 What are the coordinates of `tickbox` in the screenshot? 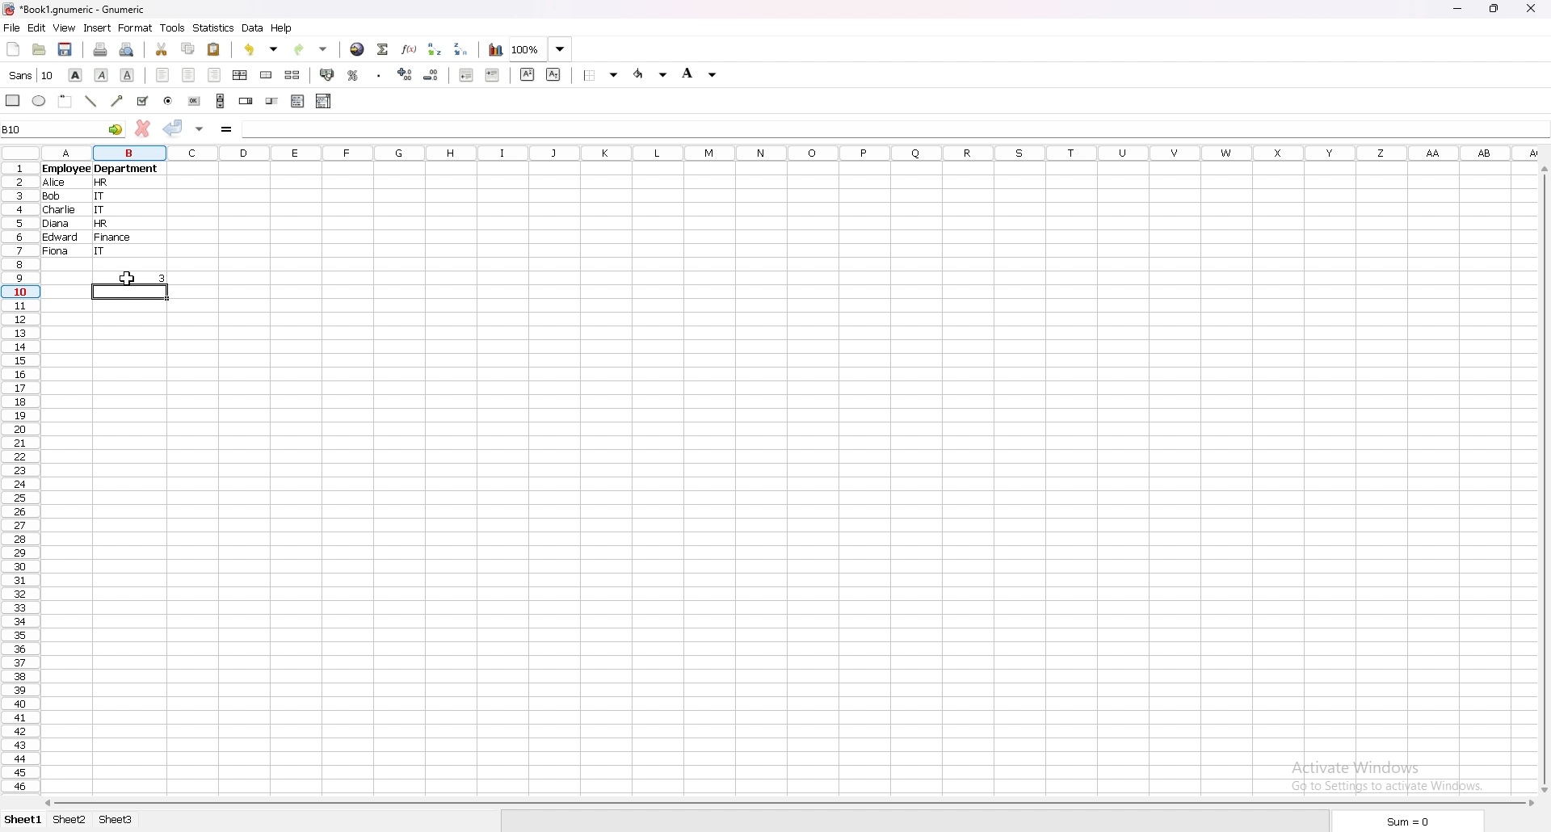 It's located at (141, 102).